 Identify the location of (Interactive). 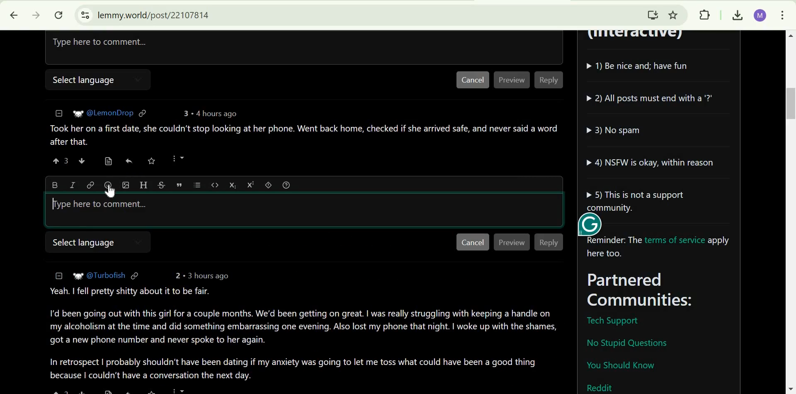
(639, 38).